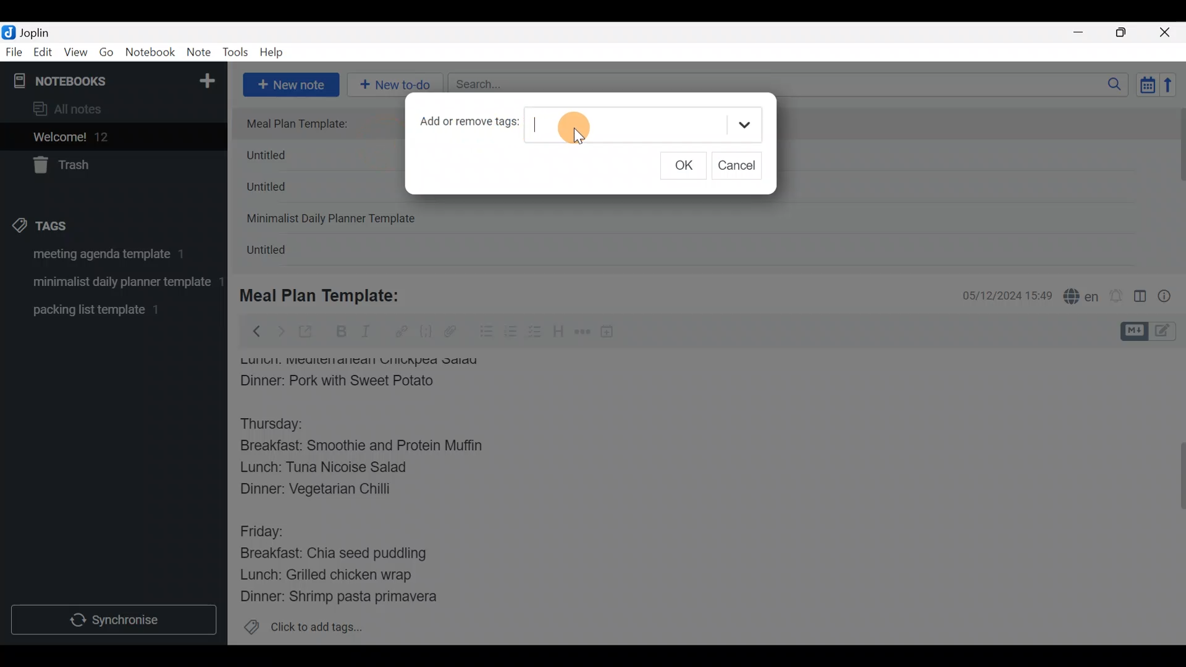  I want to click on Forward, so click(280, 331).